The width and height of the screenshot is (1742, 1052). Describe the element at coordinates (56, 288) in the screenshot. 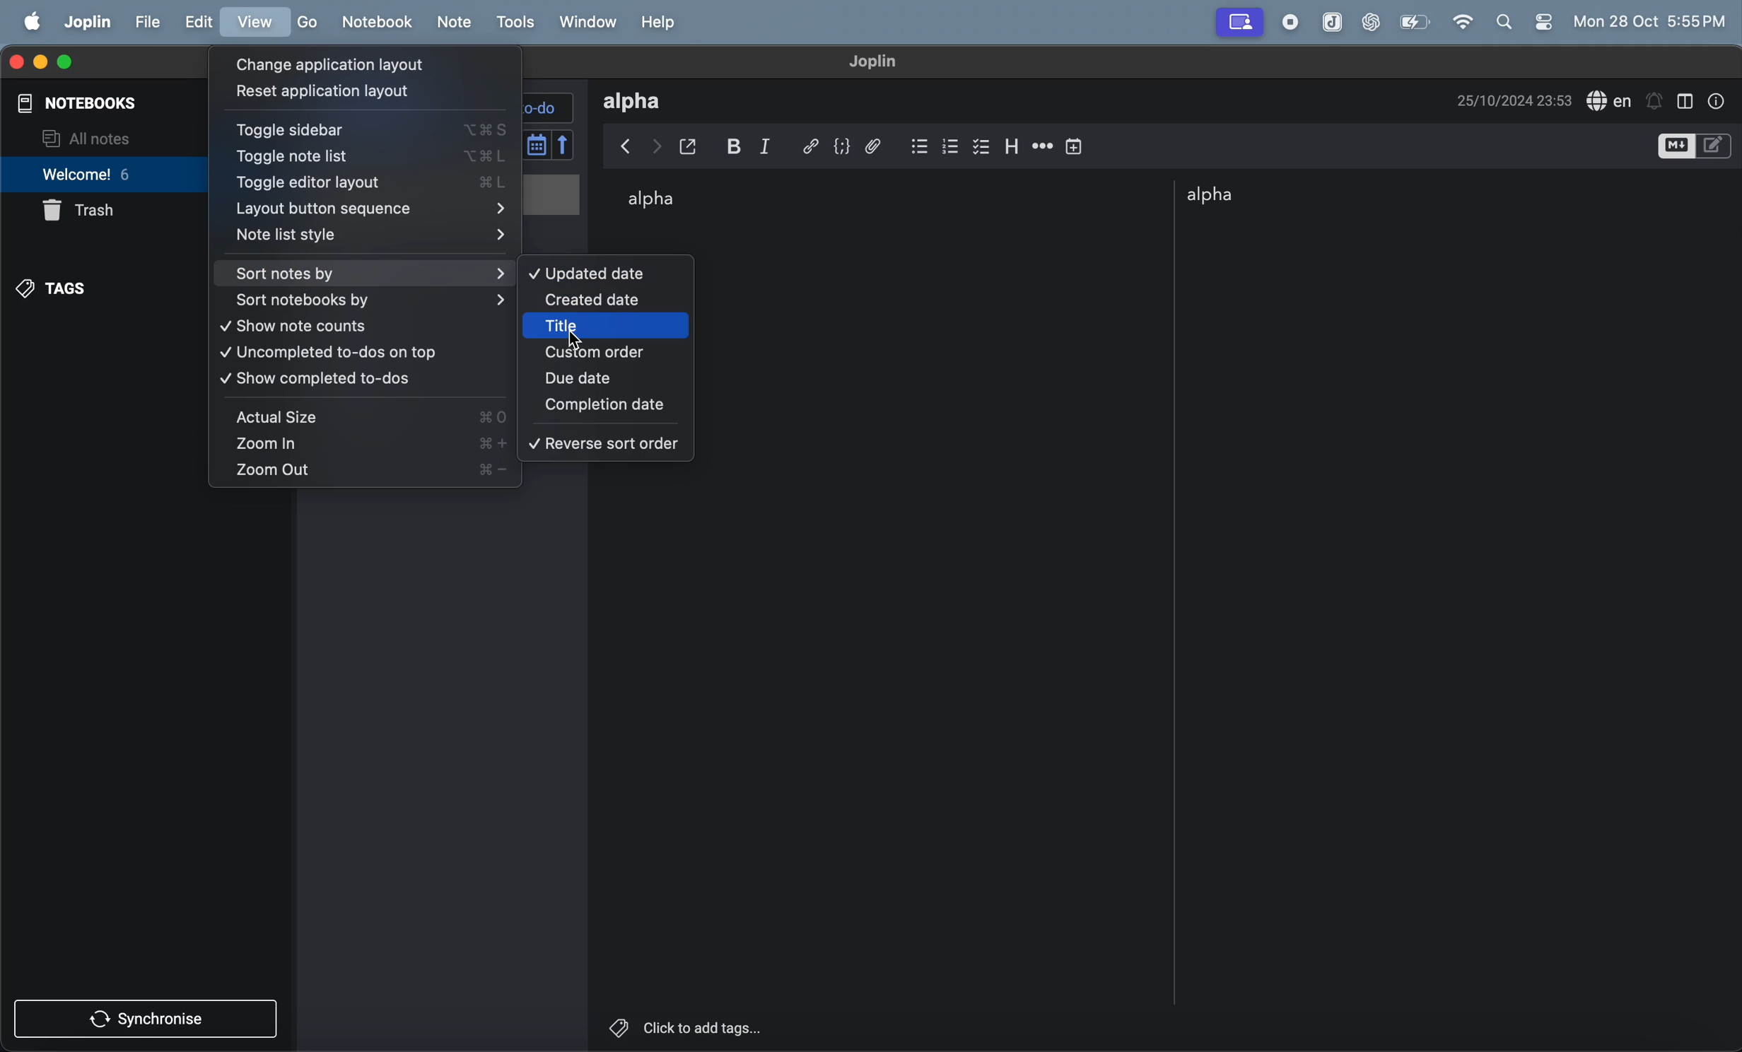

I see `tags` at that location.